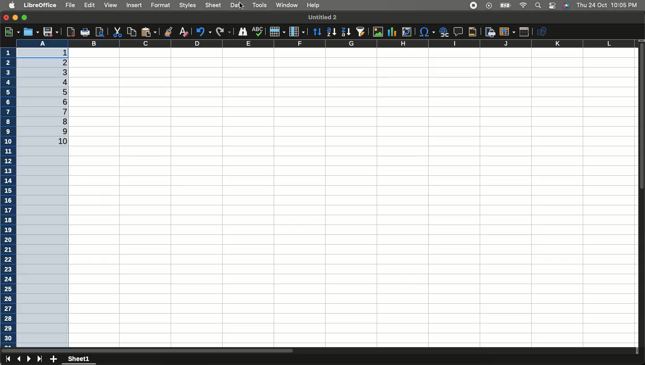  What do you see at coordinates (407, 32) in the screenshot?
I see `Insert or edit pivot table` at bounding box center [407, 32].